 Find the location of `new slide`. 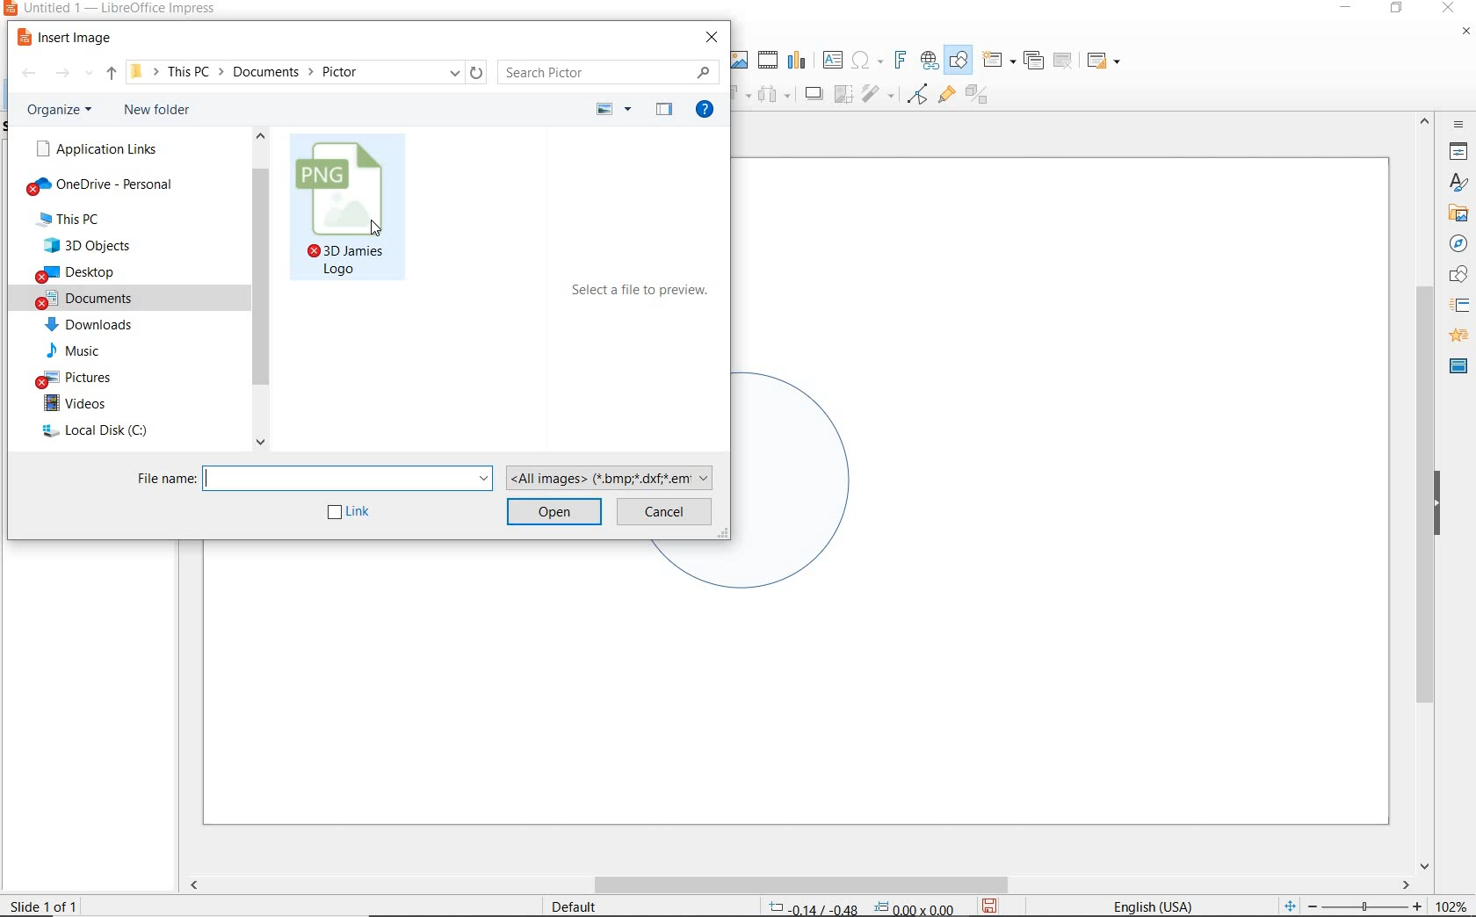

new slide is located at coordinates (998, 61).